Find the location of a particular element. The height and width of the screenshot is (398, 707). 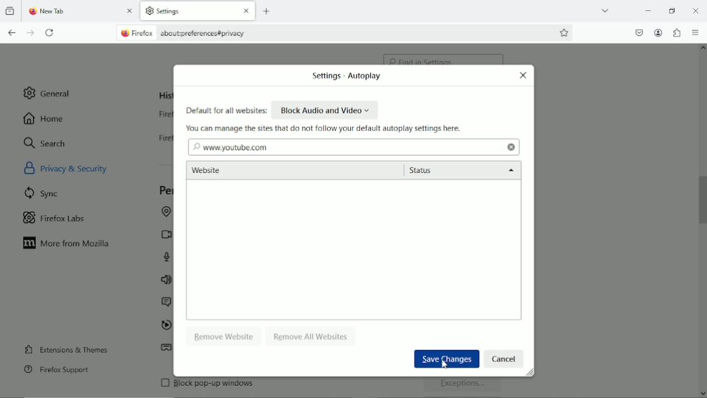

search is located at coordinates (45, 143).